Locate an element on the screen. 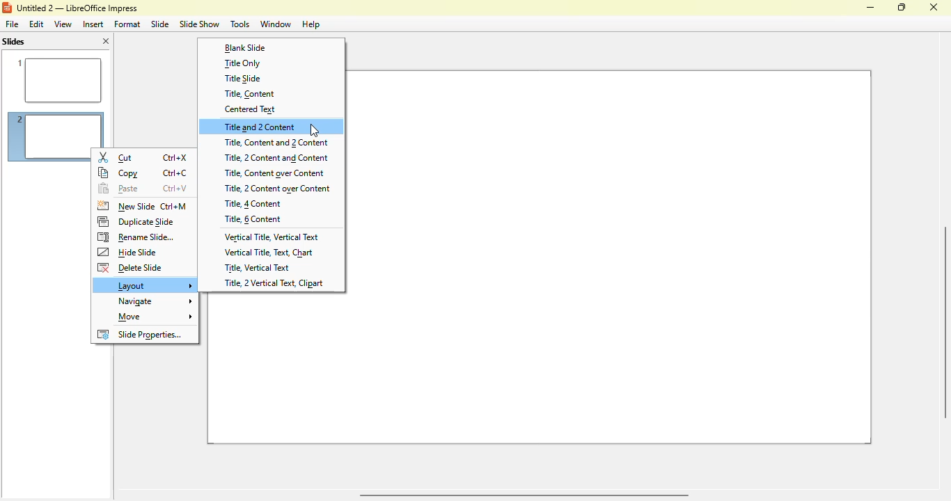 Image resolution: width=951 pixels, height=501 pixels. title, content over content is located at coordinates (274, 173).